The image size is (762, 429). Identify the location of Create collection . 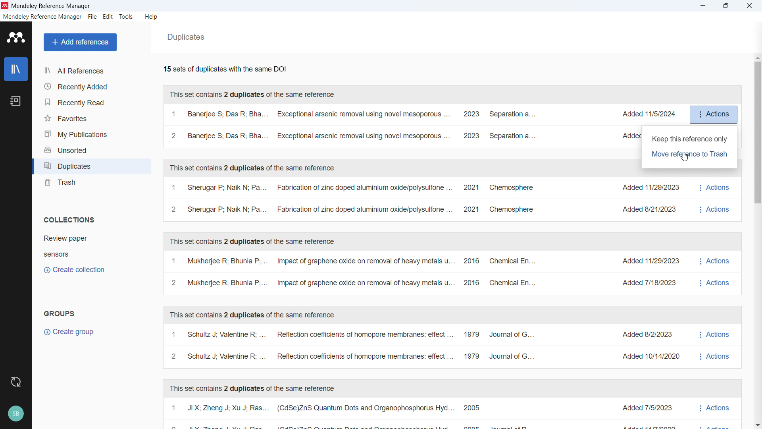
(75, 270).